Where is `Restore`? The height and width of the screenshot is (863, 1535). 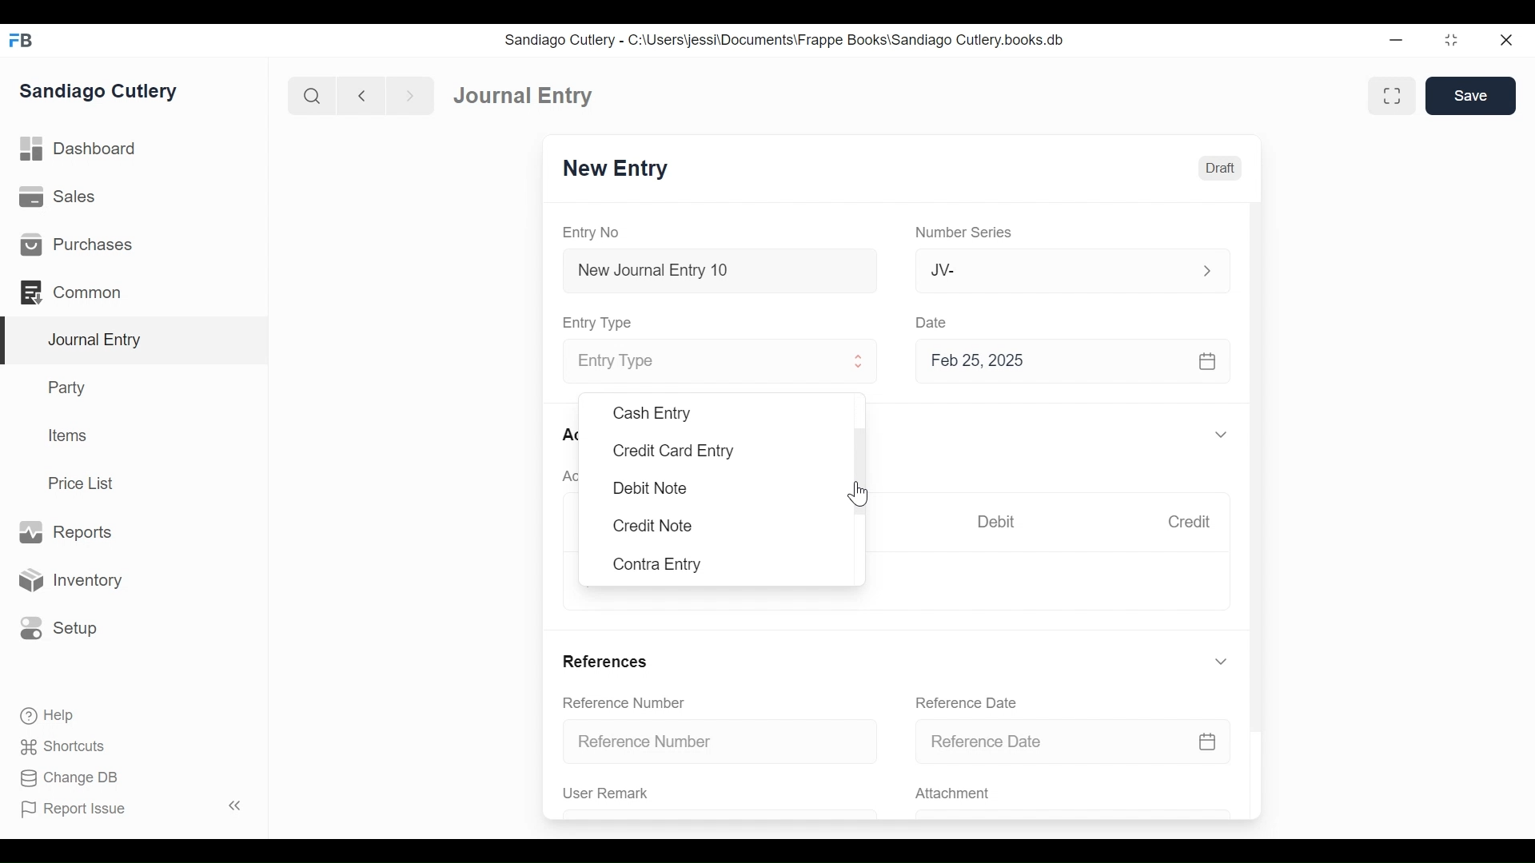
Restore is located at coordinates (1451, 42).